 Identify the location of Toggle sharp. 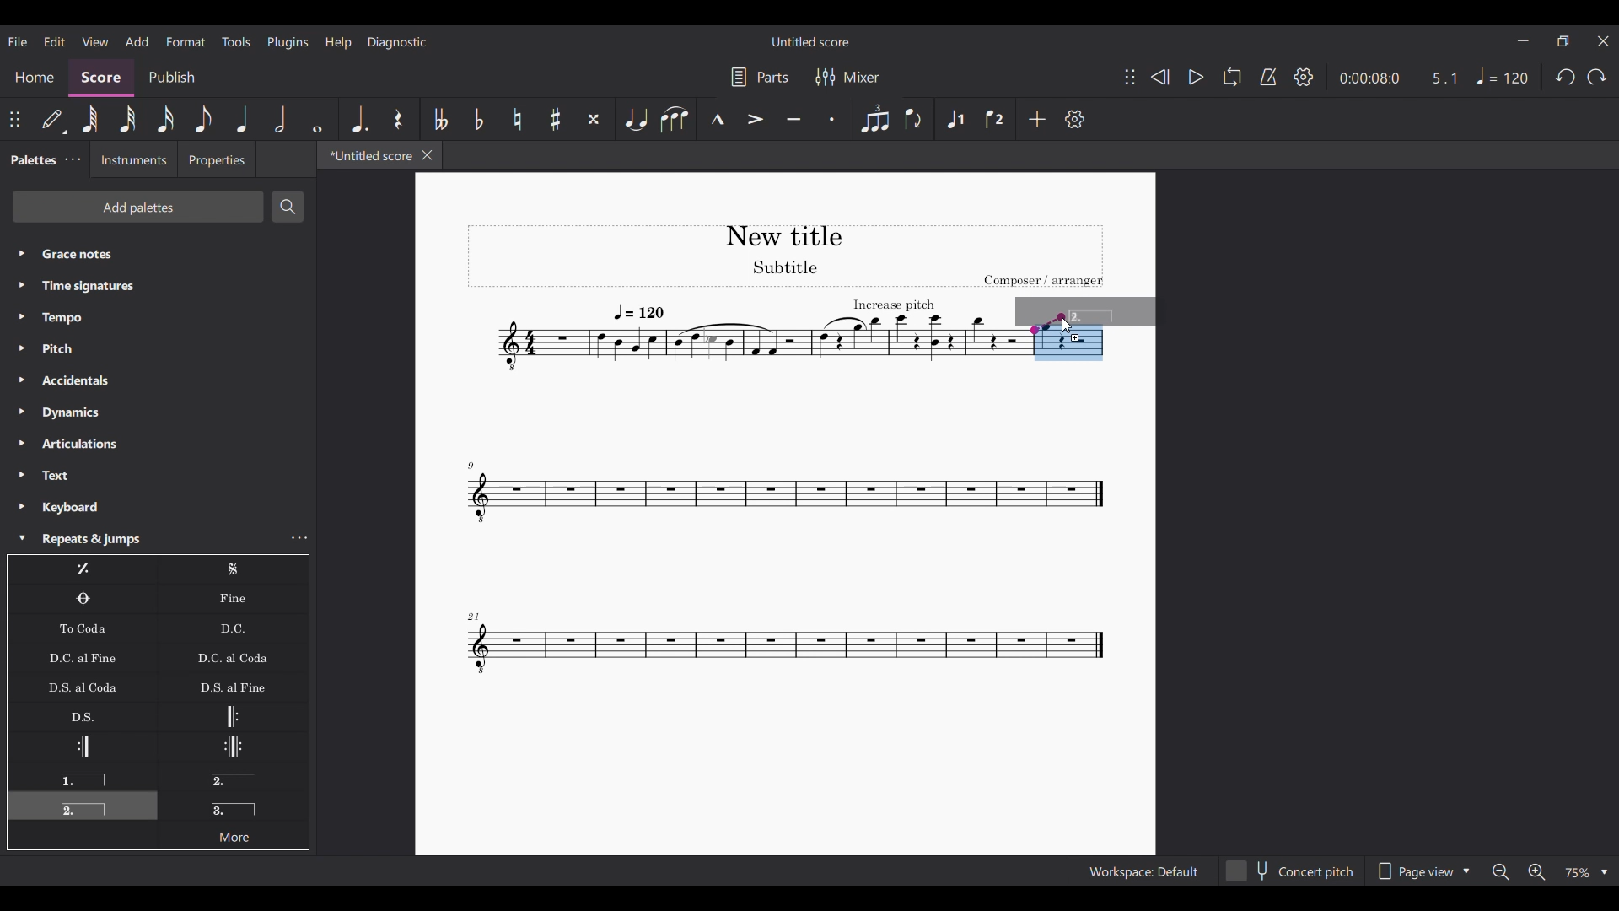
(555, 119).